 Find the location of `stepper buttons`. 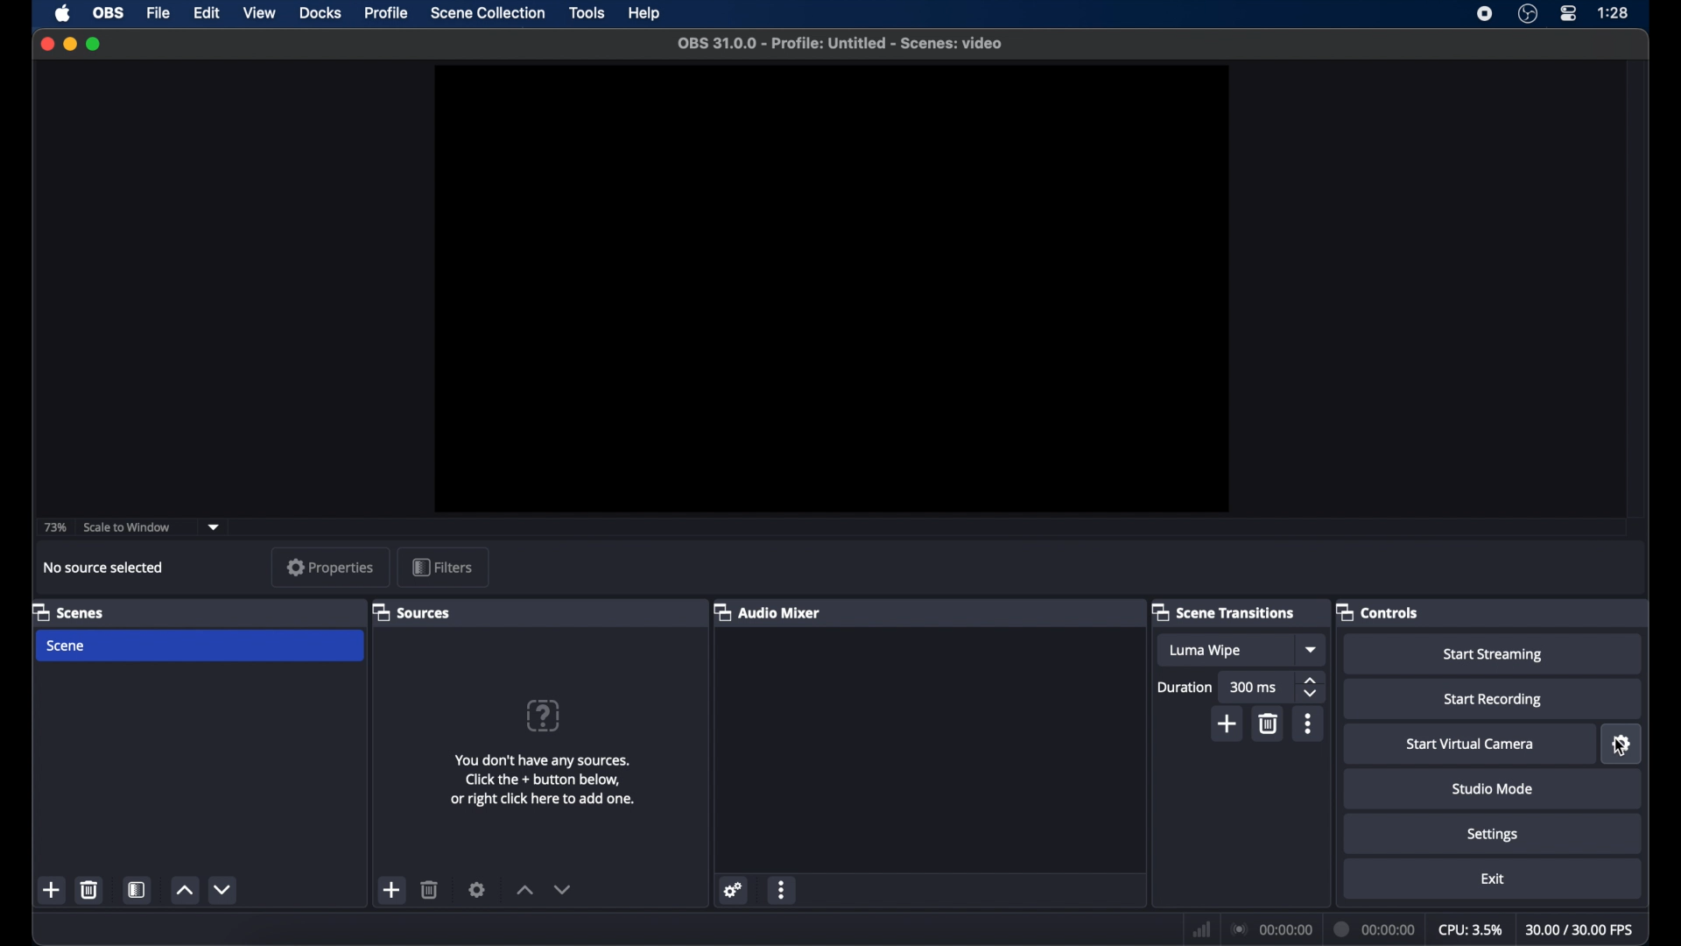

stepper buttons is located at coordinates (1310, 687).